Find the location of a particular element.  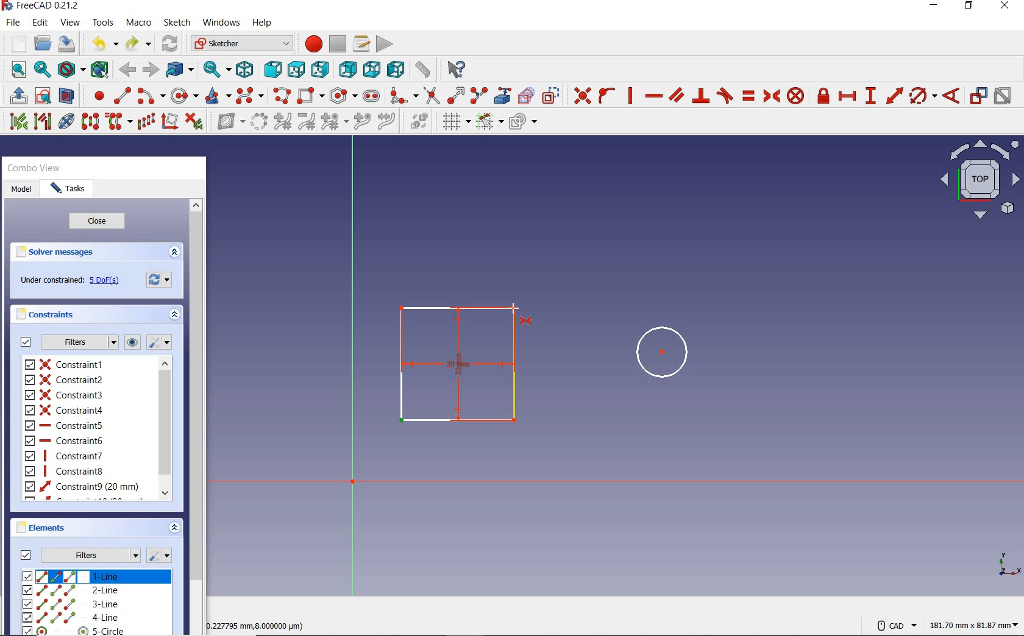

settings is located at coordinates (162, 554).